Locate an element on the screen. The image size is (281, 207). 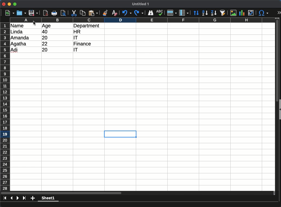
descending is located at coordinates (205, 13).